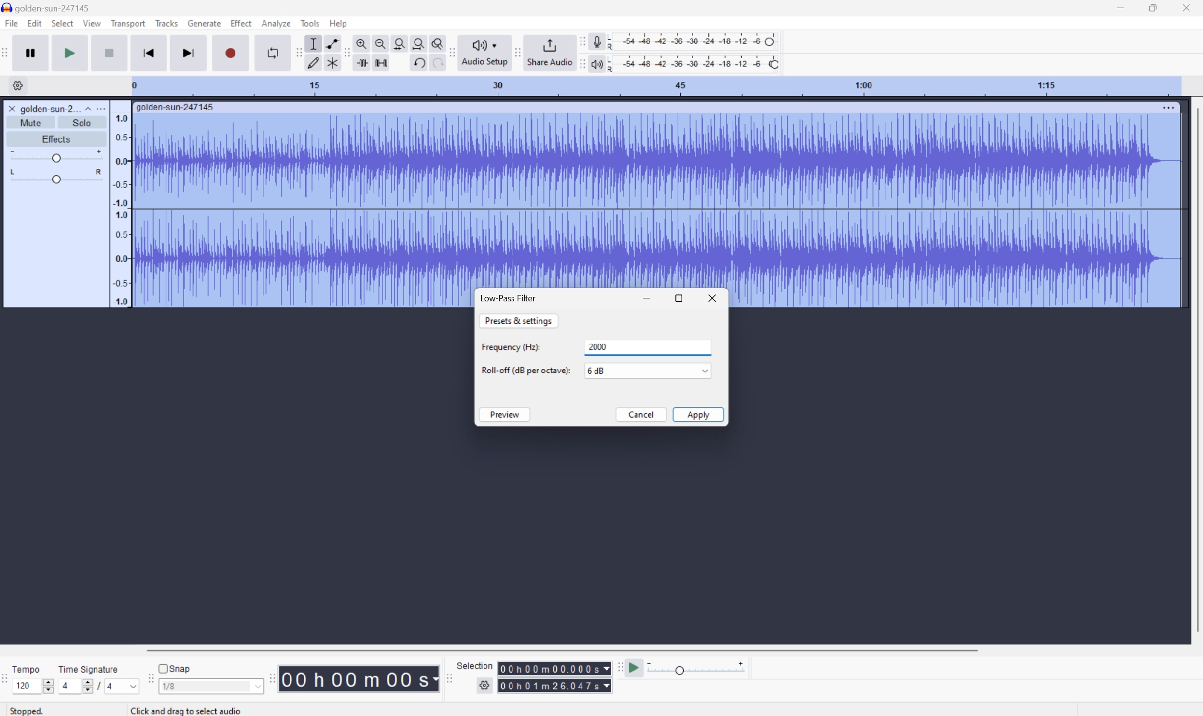 The image size is (1203, 716). What do you see at coordinates (714, 297) in the screenshot?
I see `Close` at bounding box center [714, 297].